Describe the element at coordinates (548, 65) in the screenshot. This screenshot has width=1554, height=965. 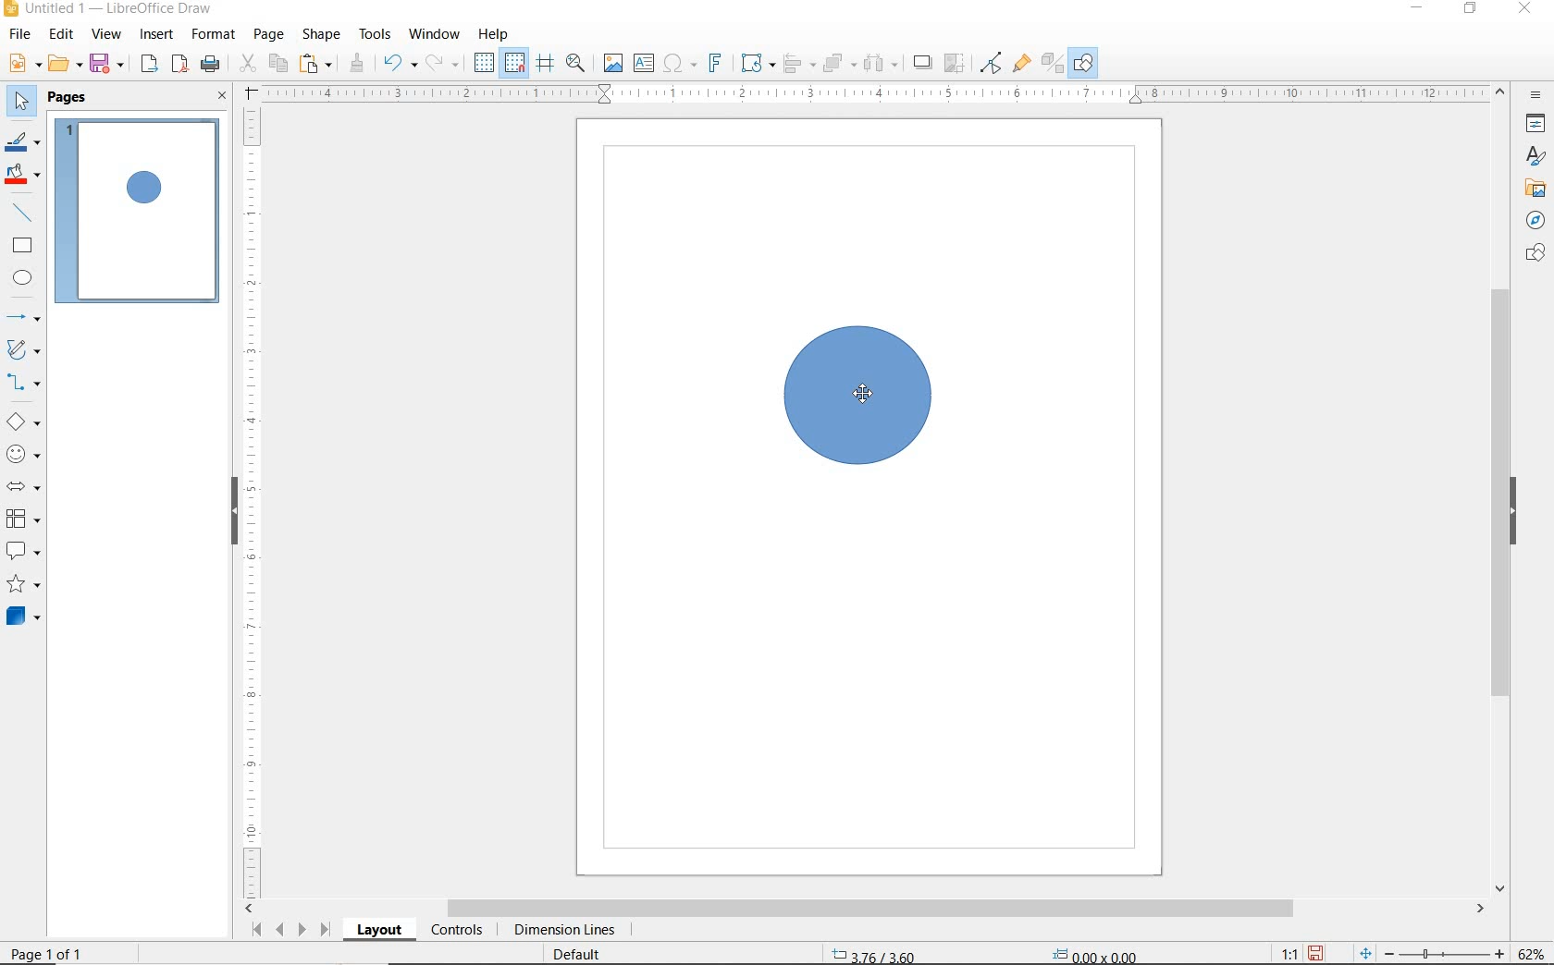
I see `` at that location.